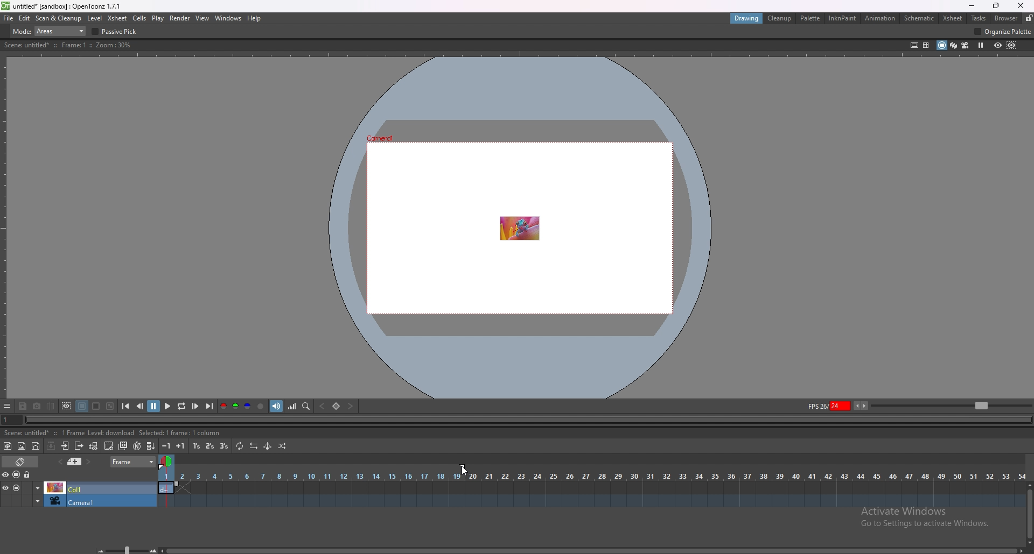 This screenshot has width=1034, height=554. Describe the element at coordinates (182, 406) in the screenshot. I see `loop` at that location.